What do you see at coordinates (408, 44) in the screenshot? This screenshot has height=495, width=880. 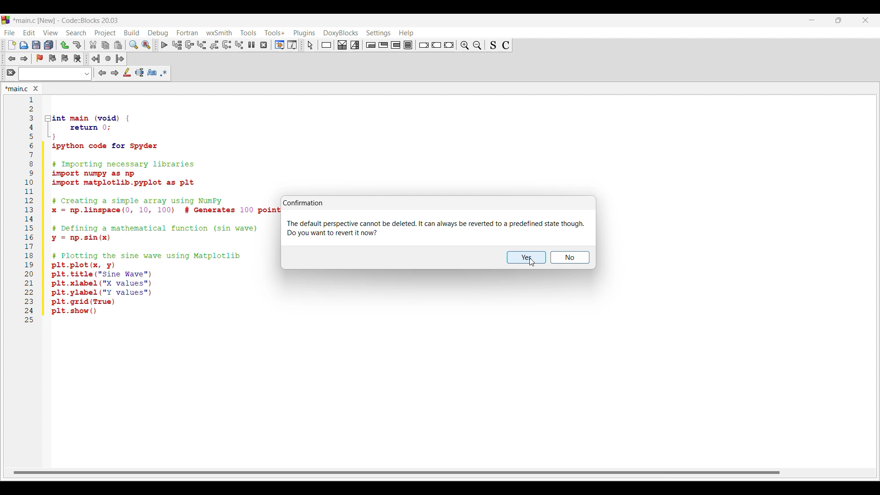 I see `Block instruction` at bounding box center [408, 44].